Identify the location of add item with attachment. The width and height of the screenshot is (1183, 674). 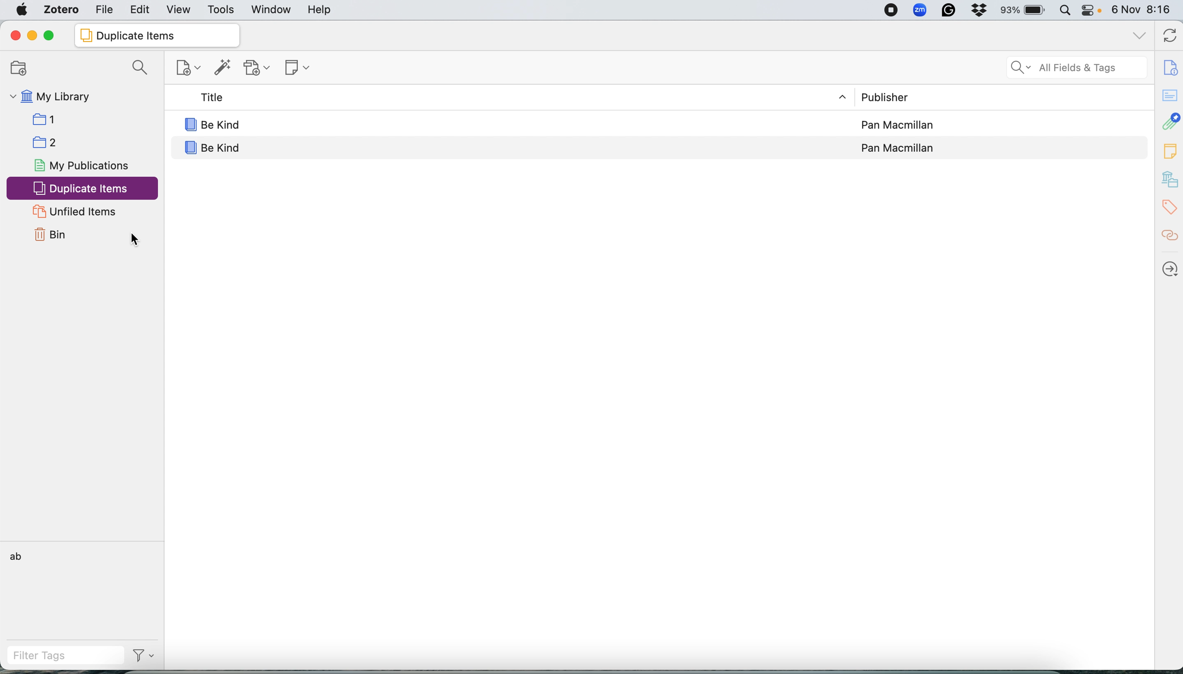
(259, 68).